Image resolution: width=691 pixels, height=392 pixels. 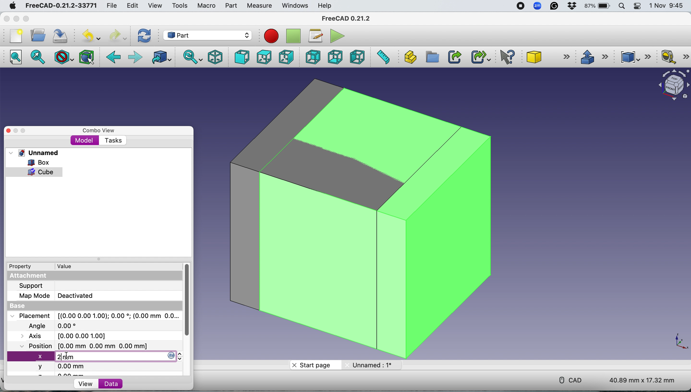 What do you see at coordinates (572, 7) in the screenshot?
I see `Dropbox` at bounding box center [572, 7].